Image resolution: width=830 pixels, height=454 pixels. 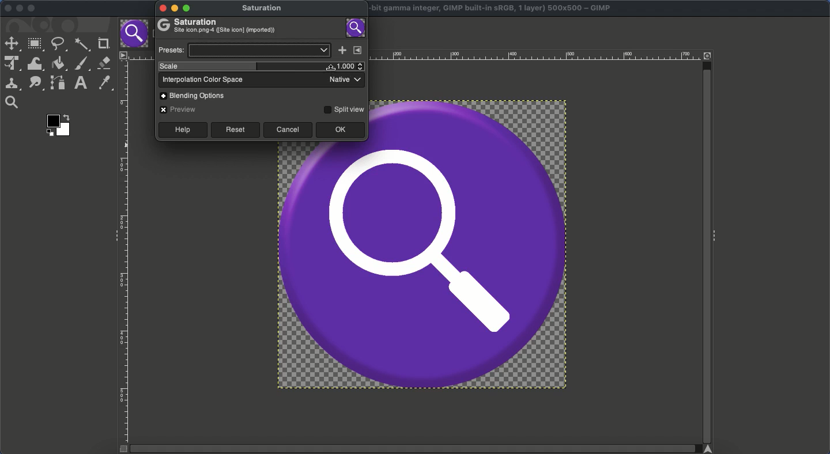 What do you see at coordinates (12, 85) in the screenshot?
I see `Clone tool` at bounding box center [12, 85].